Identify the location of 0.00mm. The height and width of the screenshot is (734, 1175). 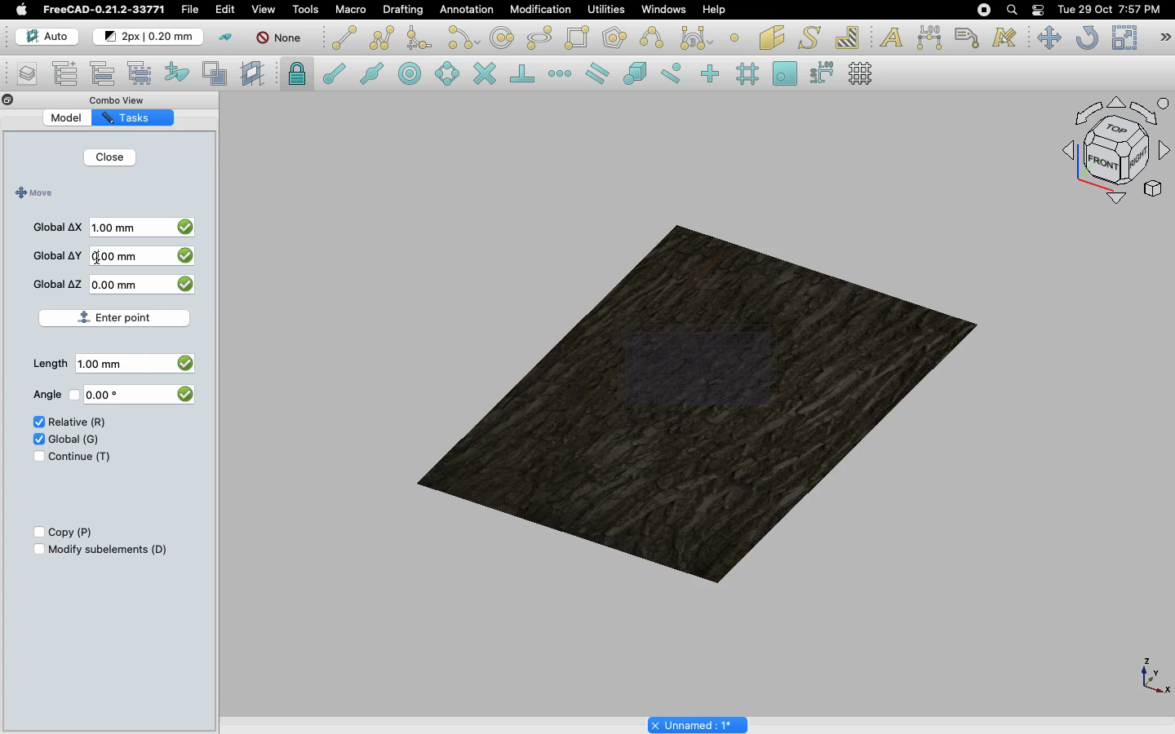
(126, 226).